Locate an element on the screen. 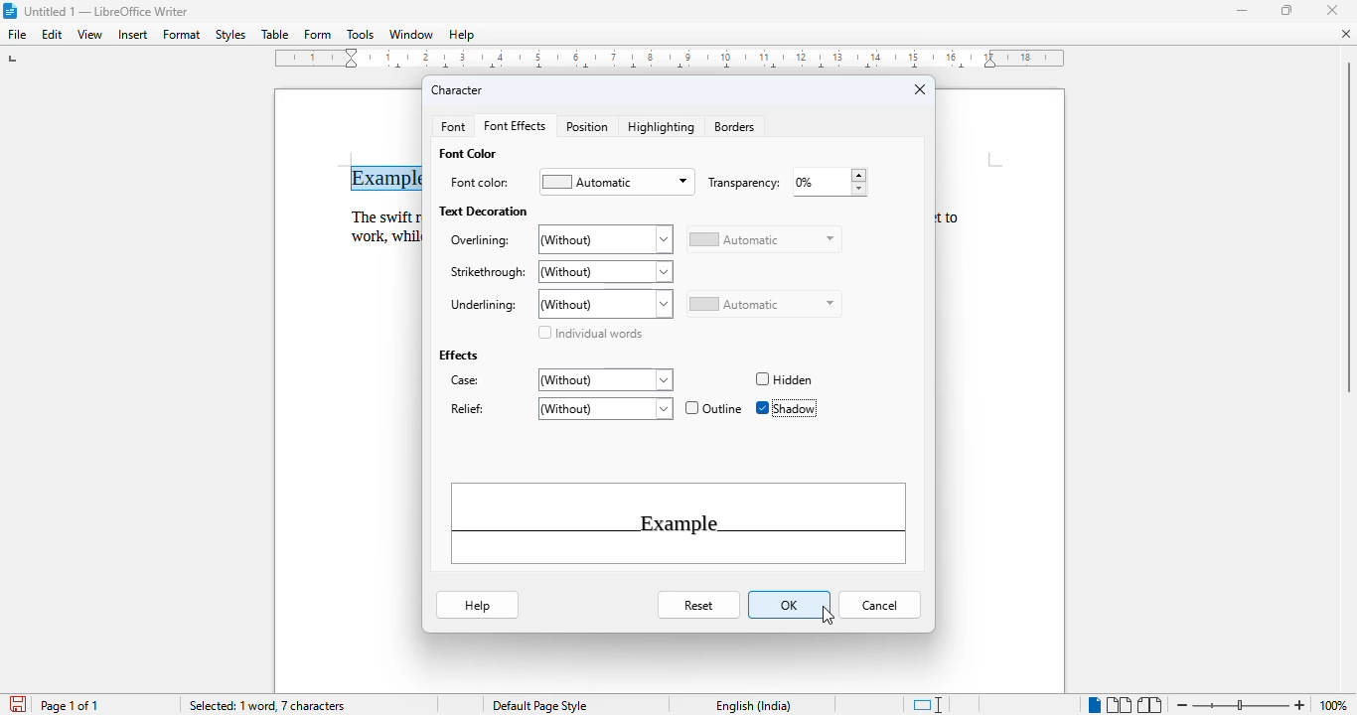  cancel is located at coordinates (879, 606).